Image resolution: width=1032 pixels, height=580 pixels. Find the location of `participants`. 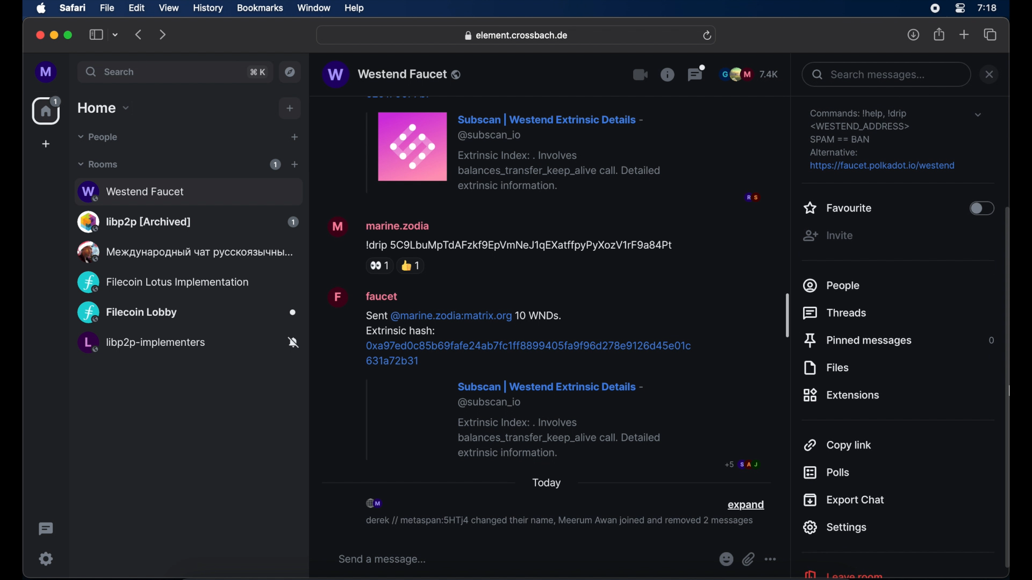

participants is located at coordinates (375, 503).